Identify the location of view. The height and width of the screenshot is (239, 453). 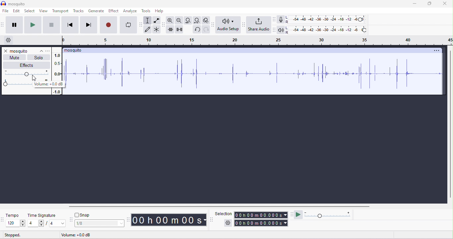
(43, 11).